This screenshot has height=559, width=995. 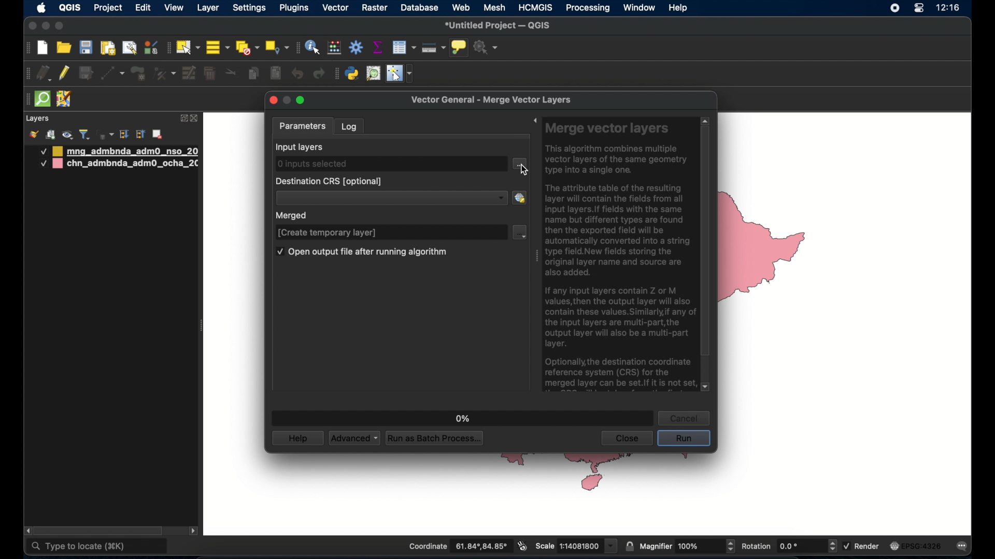 I want to click on filter legend by expression, so click(x=104, y=134).